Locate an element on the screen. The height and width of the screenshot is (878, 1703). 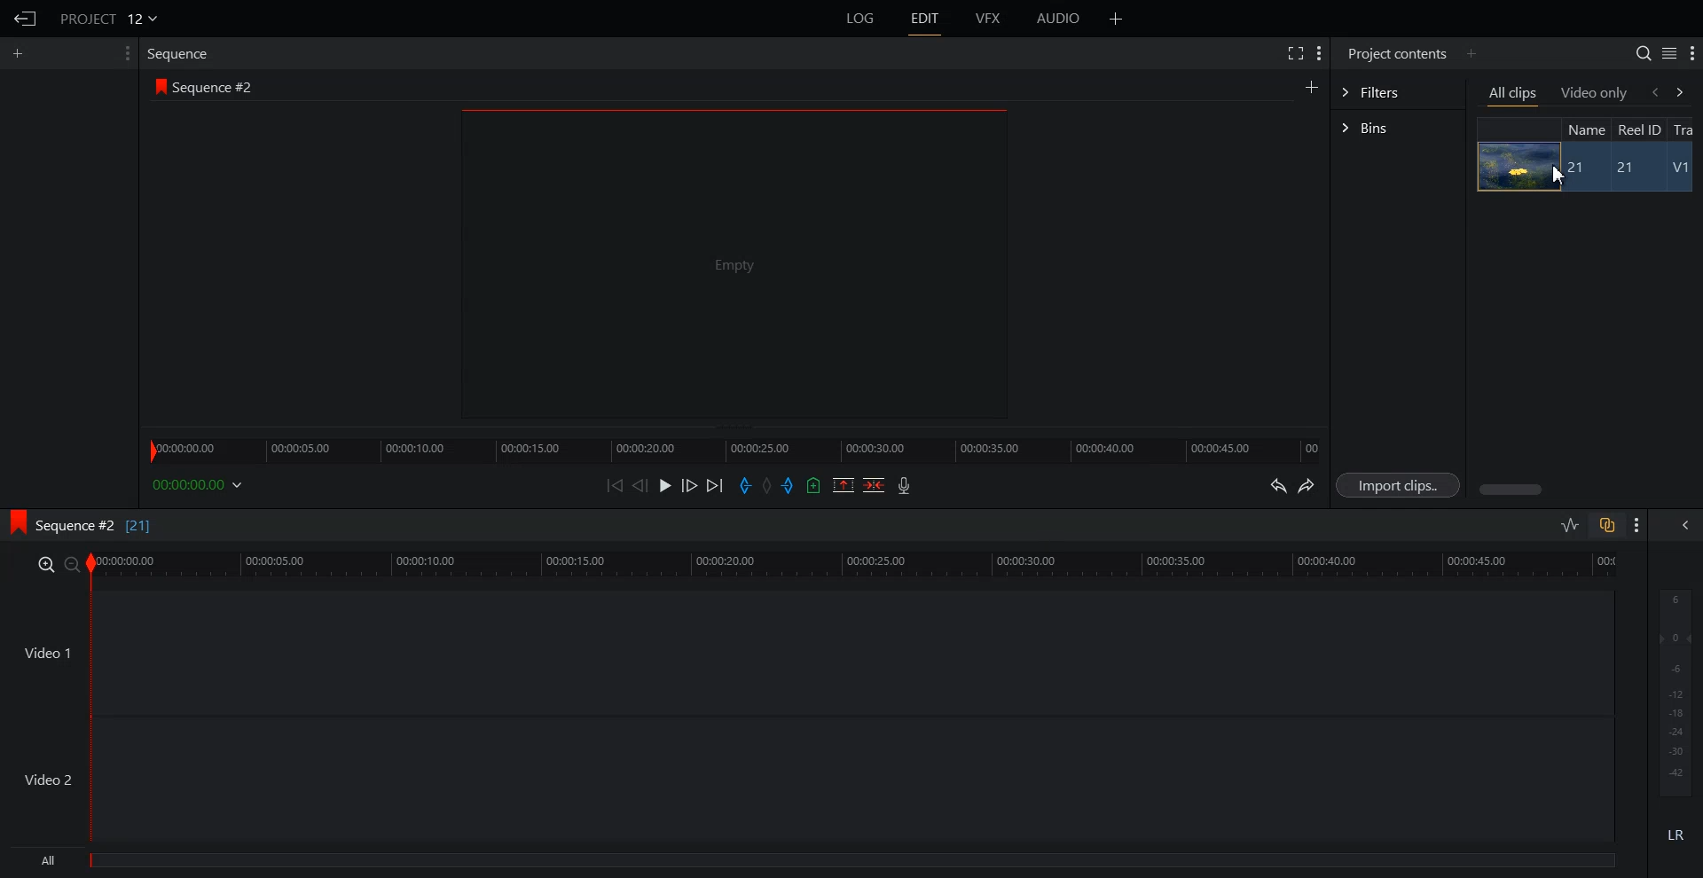
Bins is located at coordinates (1398, 129).